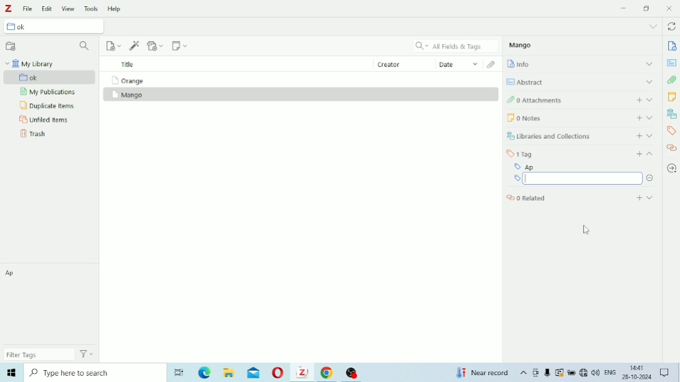 Image resolution: width=680 pixels, height=382 pixels. I want to click on Libraries and Collections, so click(671, 114).